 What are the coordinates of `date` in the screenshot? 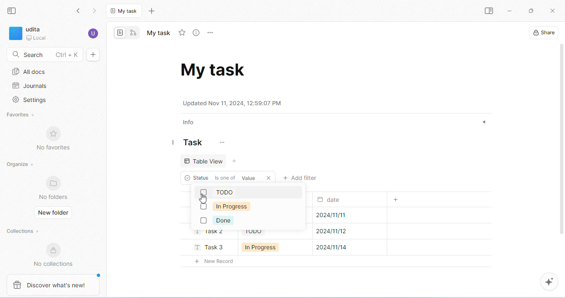 It's located at (331, 200).